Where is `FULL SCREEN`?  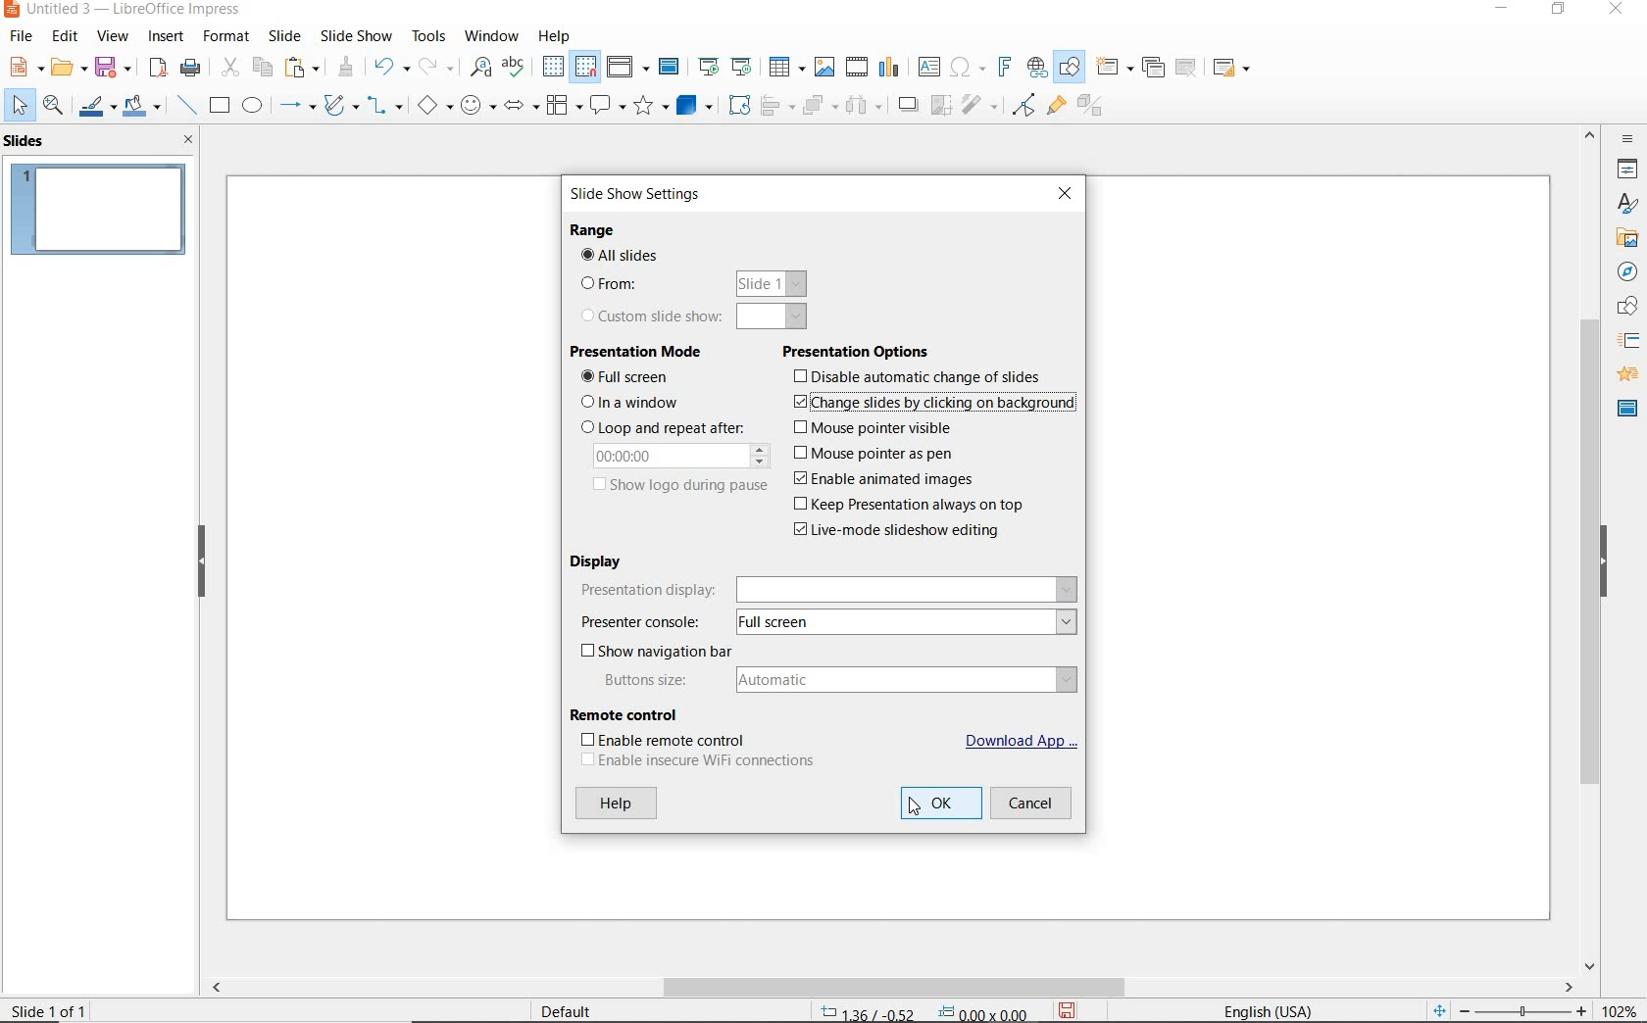
FULL SCREEN is located at coordinates (624, 378).